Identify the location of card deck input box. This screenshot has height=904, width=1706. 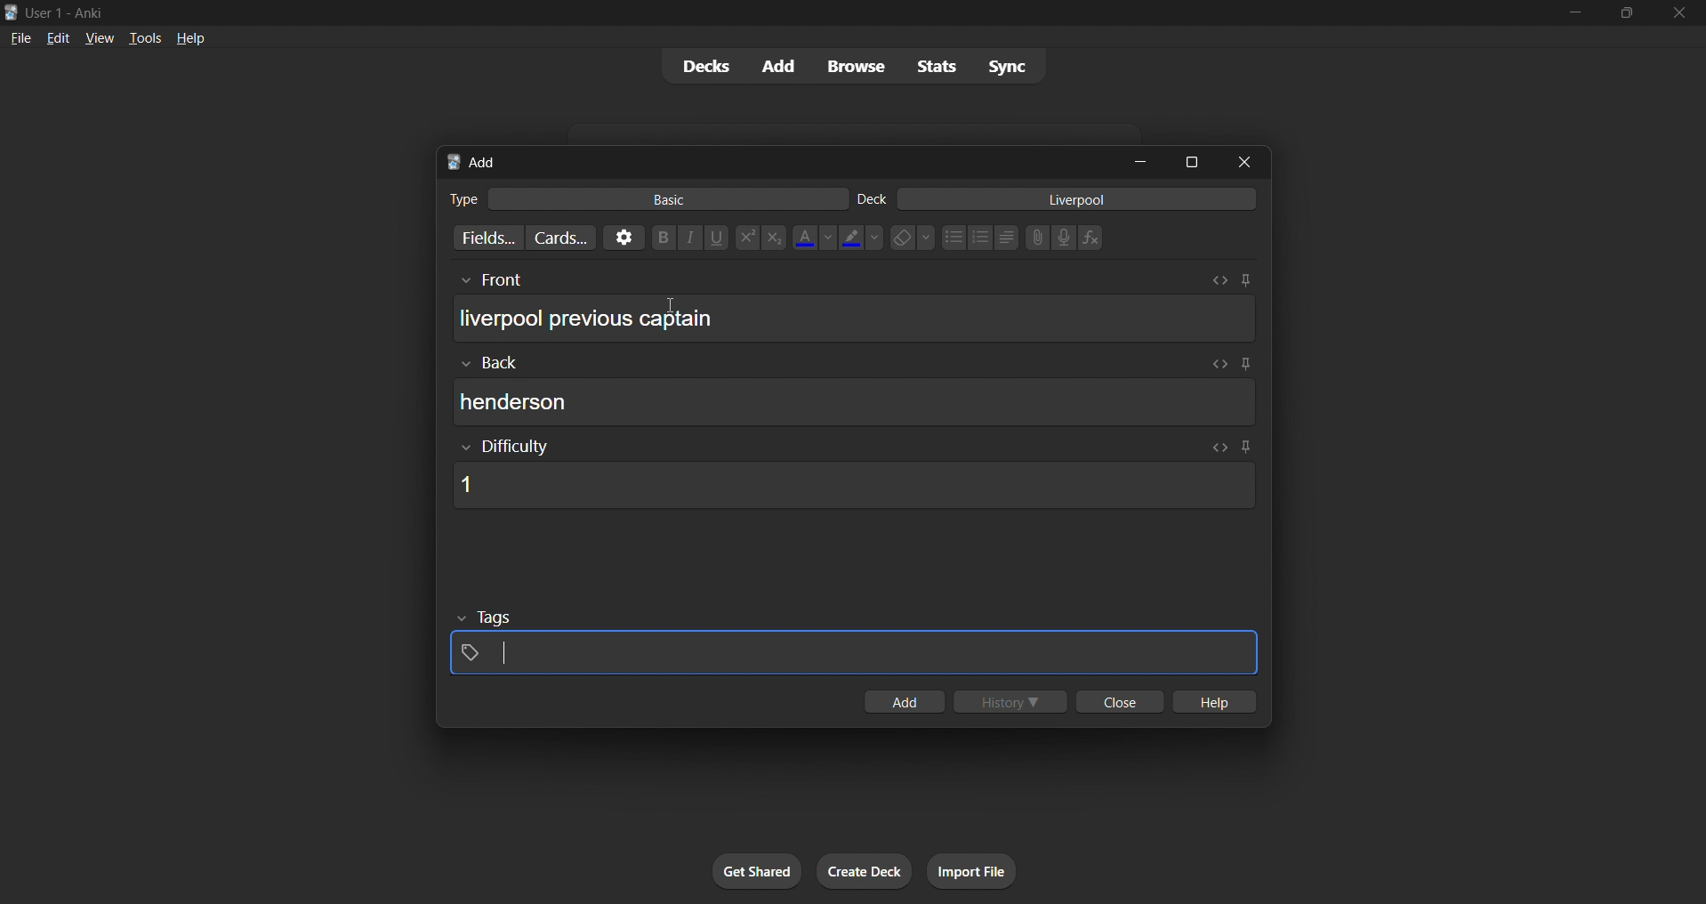
(1061, 202).